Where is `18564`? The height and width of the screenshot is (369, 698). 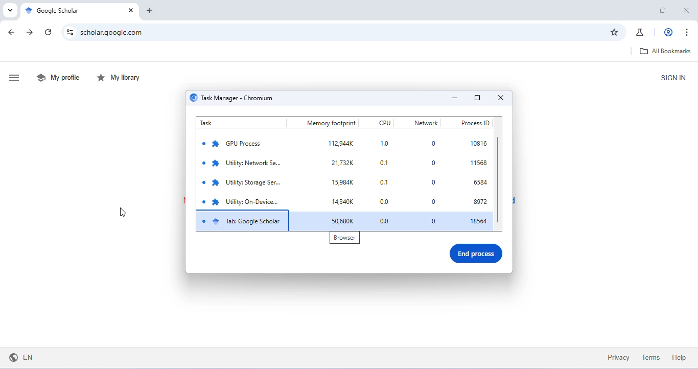 18564 is located at coordinates (479, 221).